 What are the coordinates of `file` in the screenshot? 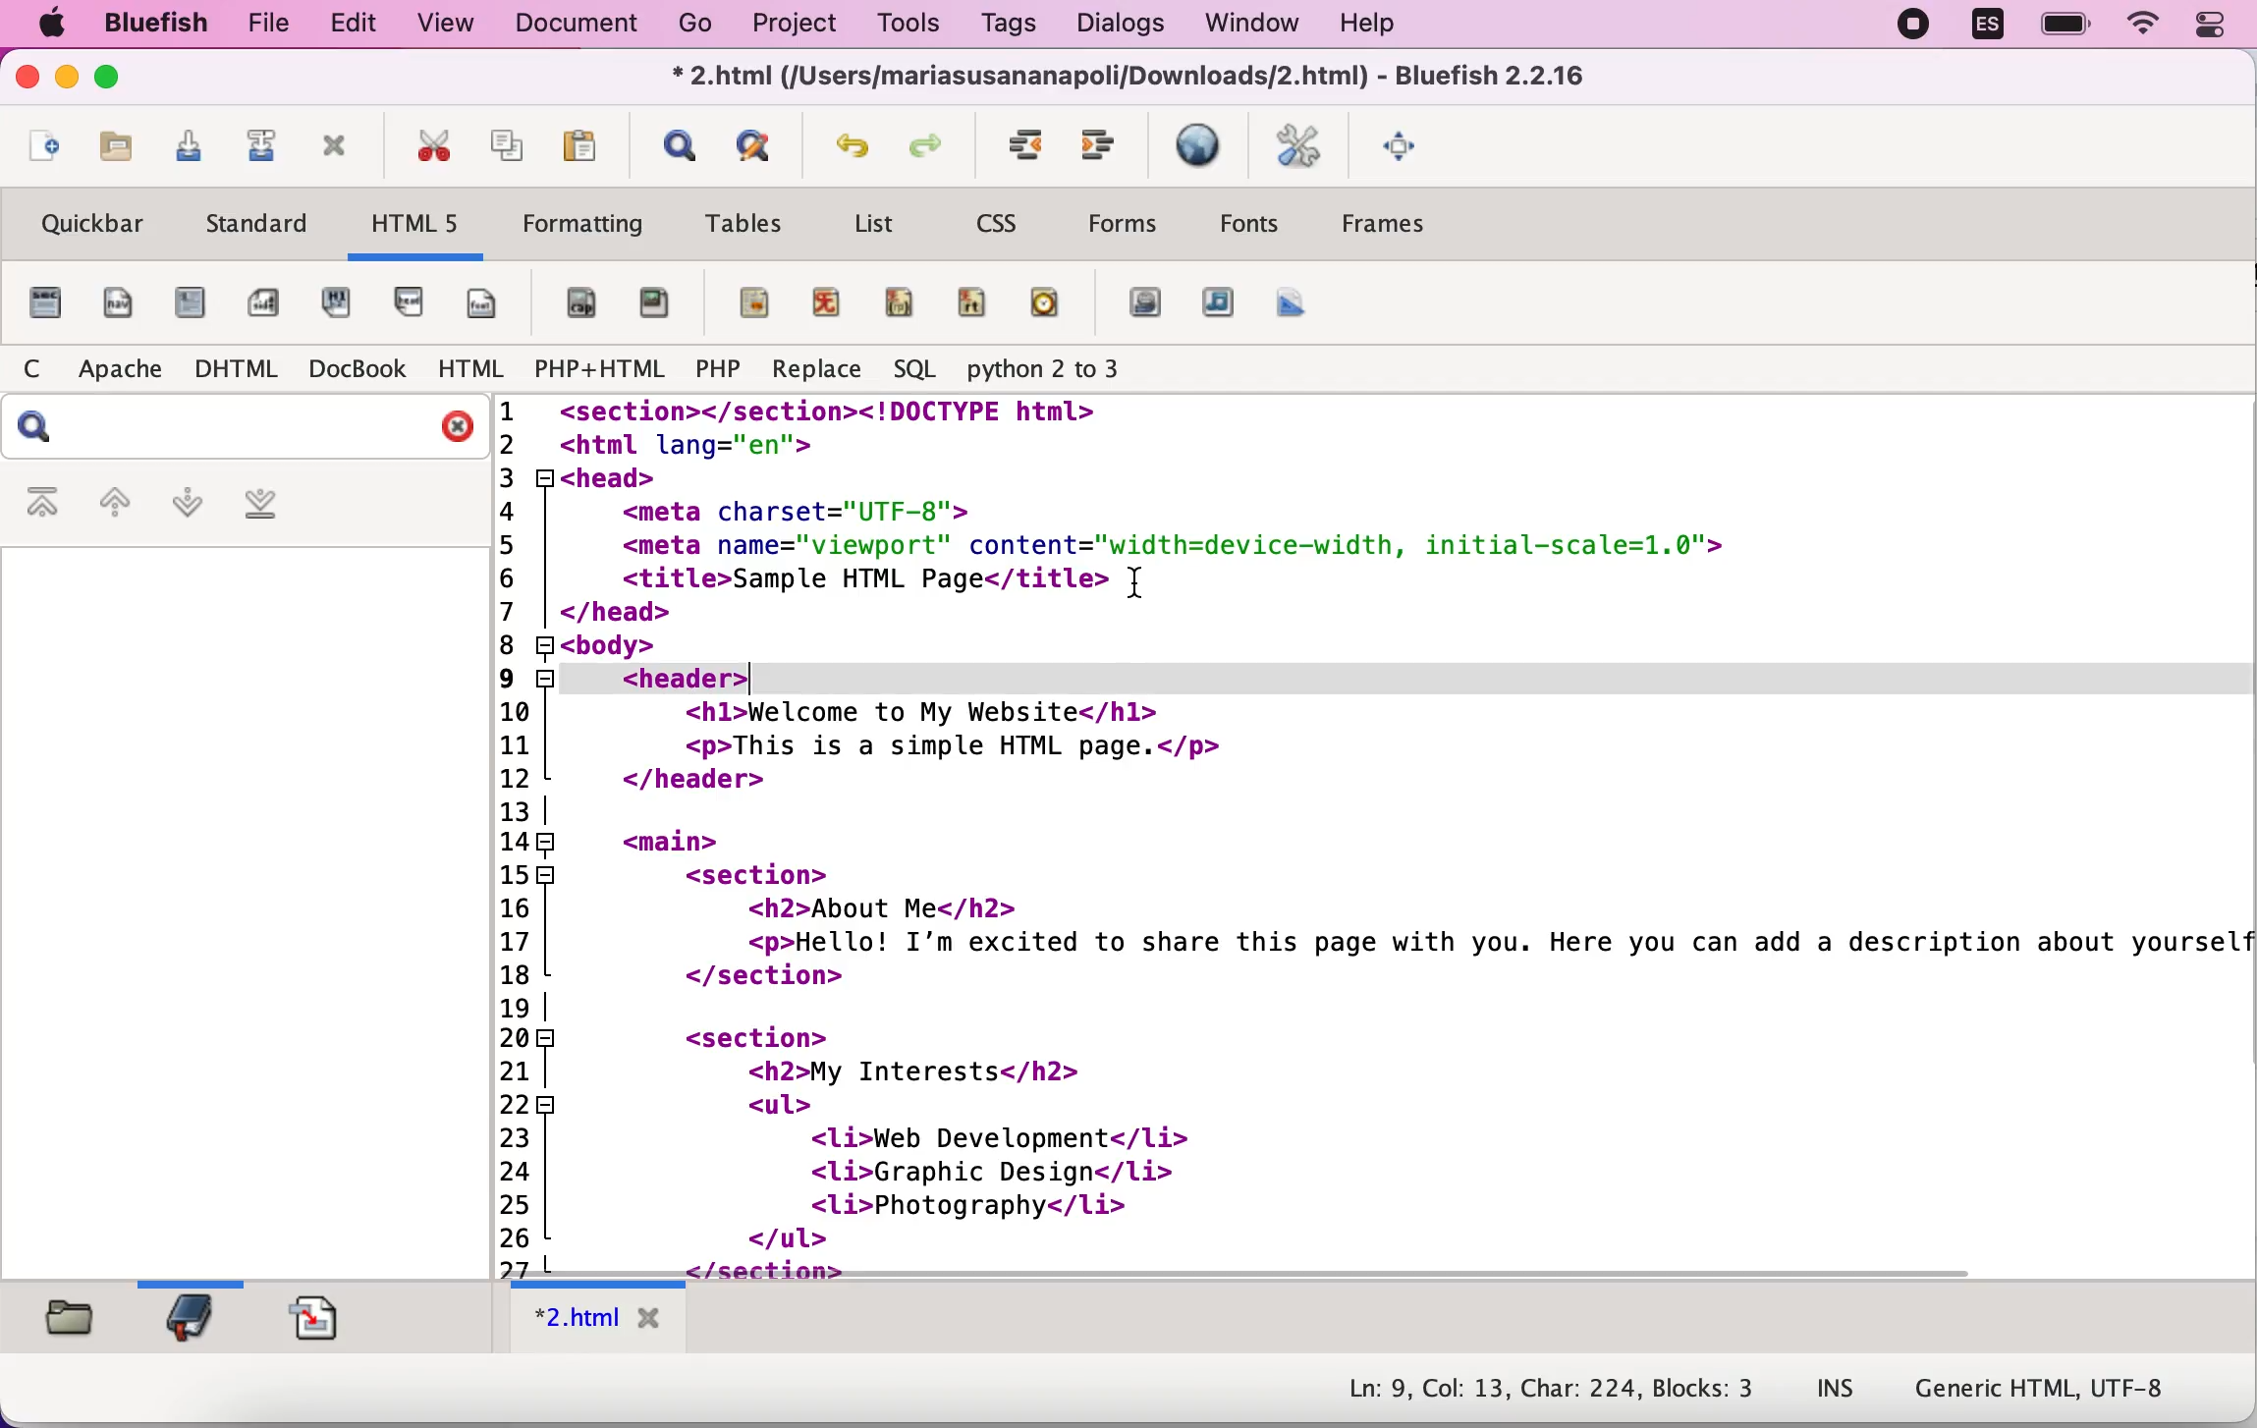 It's located at (275, 25).